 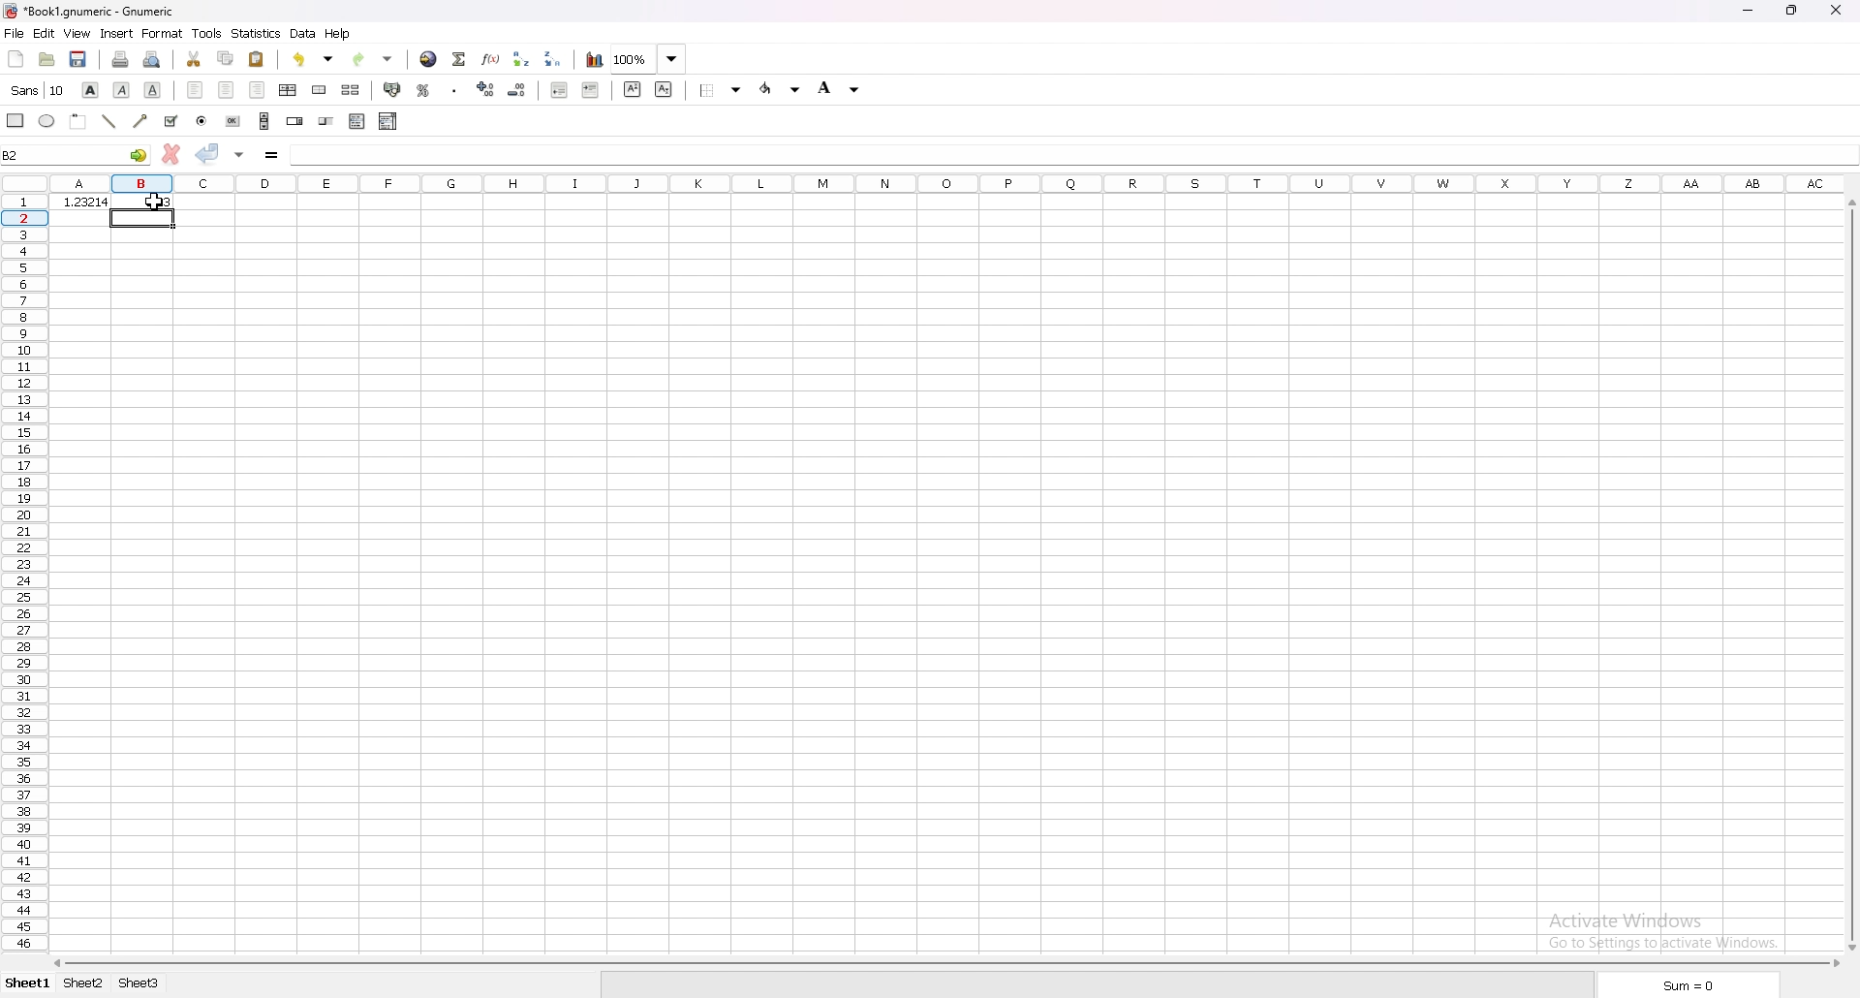 What do you see at coordinates (945, 963) in the screenshot?
I see `scroll bar` at bounding box center [945, 963].